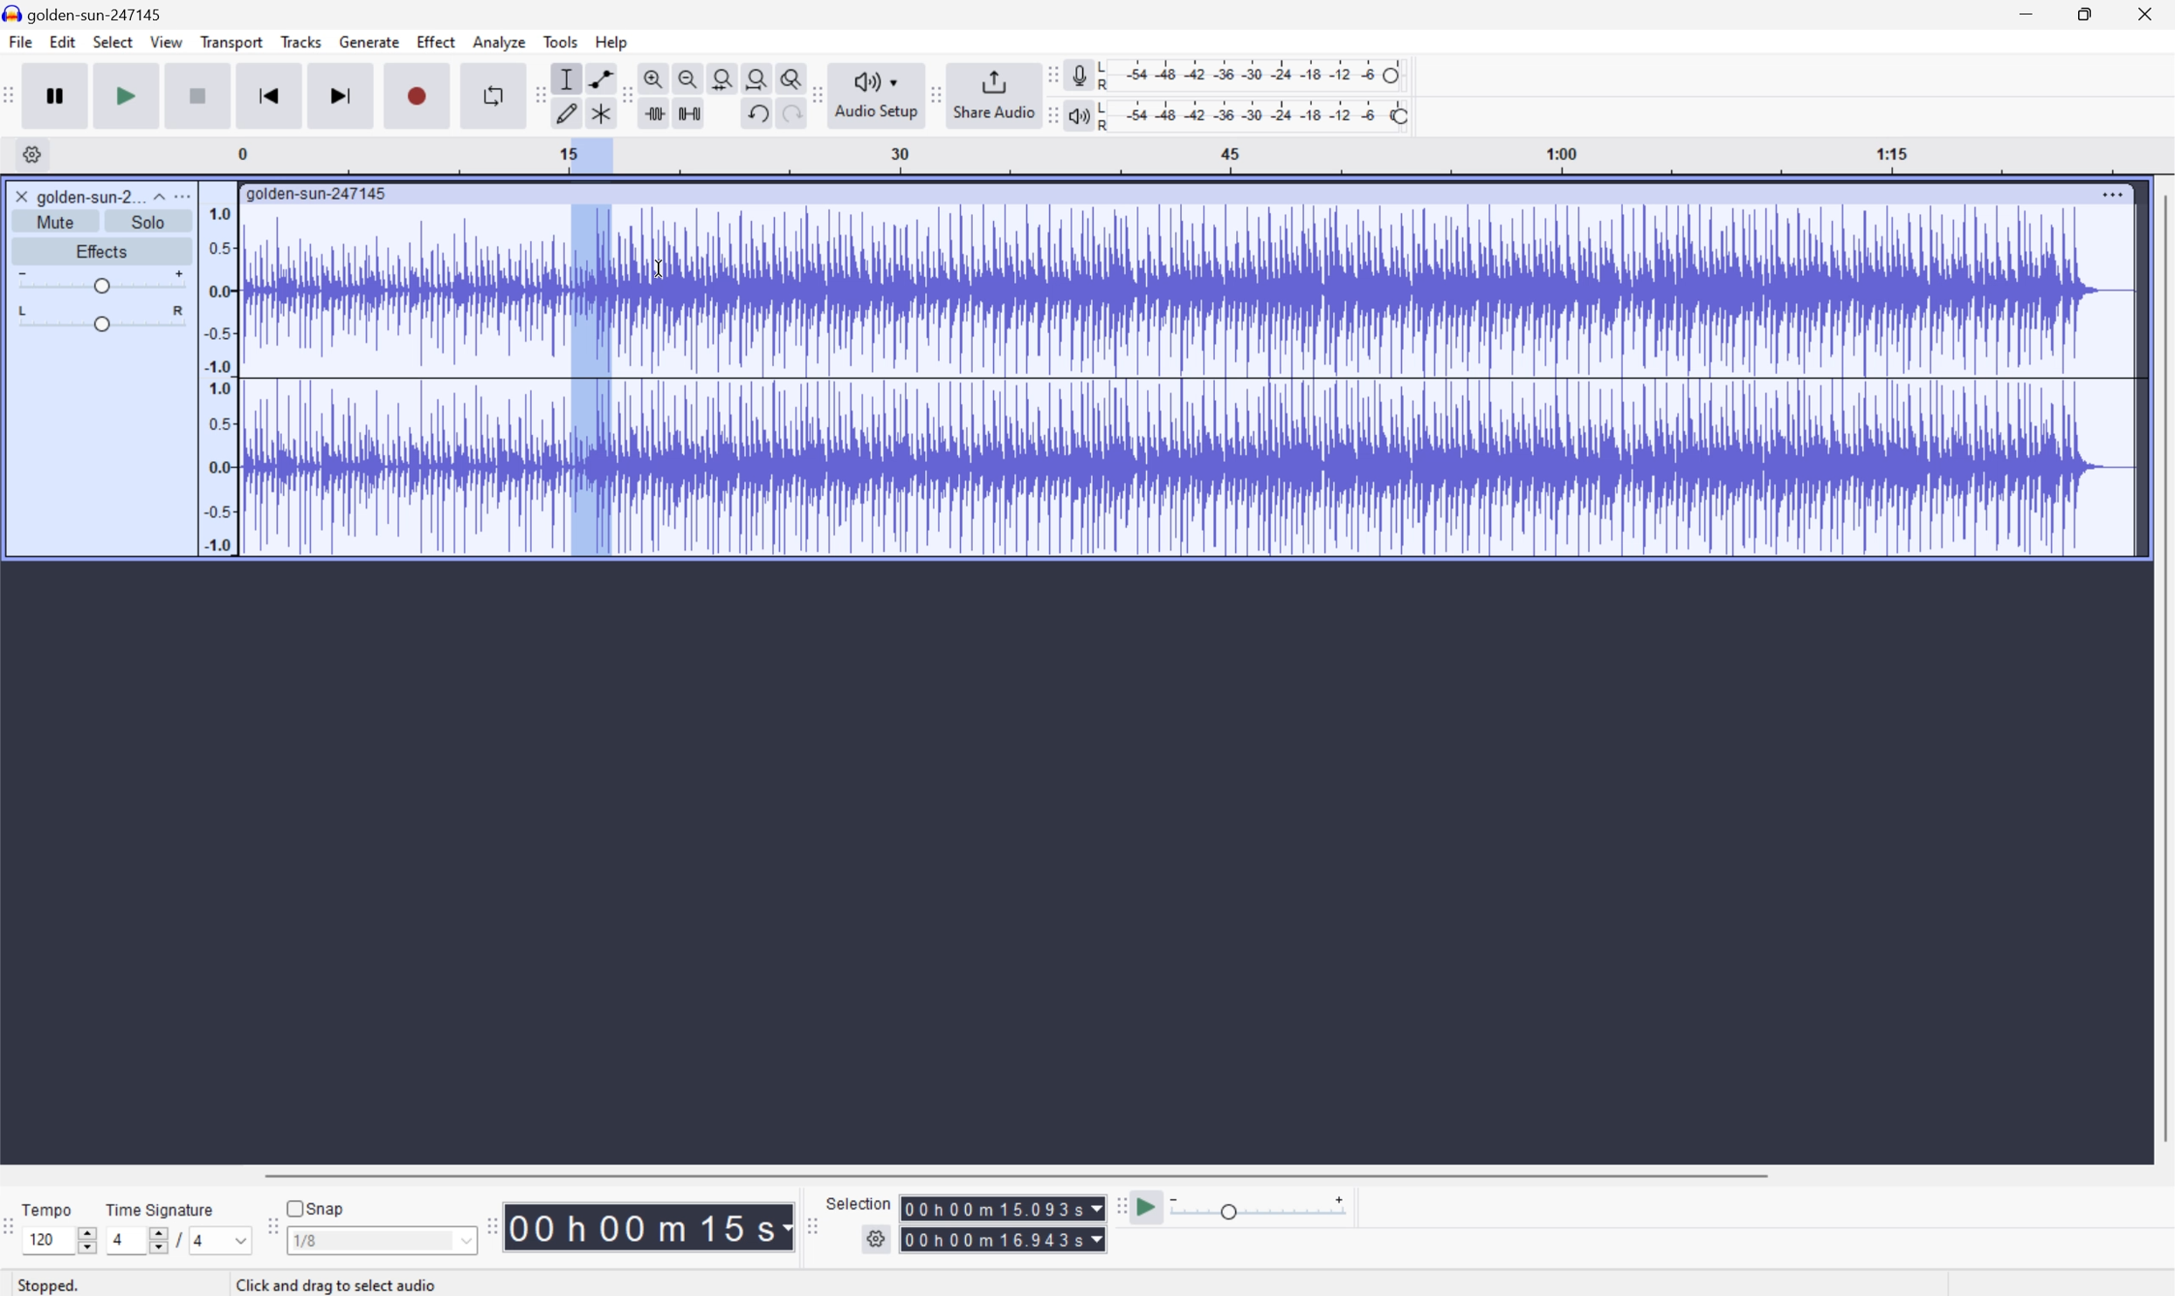  Describe the element at coordinates (2150, 12) in the screenshot. I see `Close` at that location.